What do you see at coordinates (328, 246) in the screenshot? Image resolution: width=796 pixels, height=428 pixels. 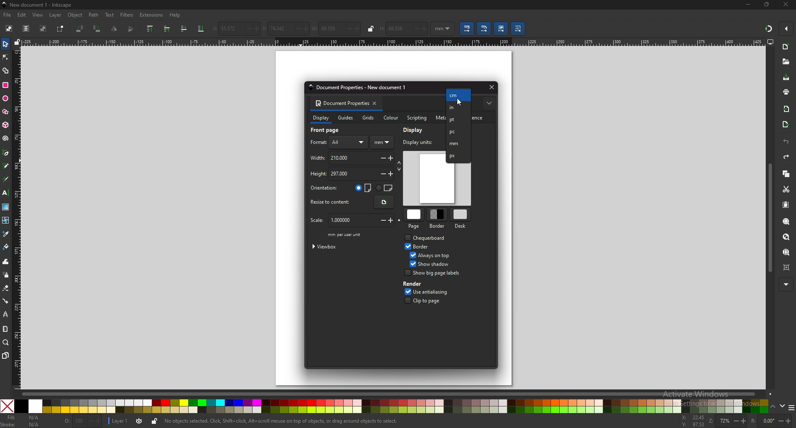 I see `viewbox` at bounding box center [328, 246].